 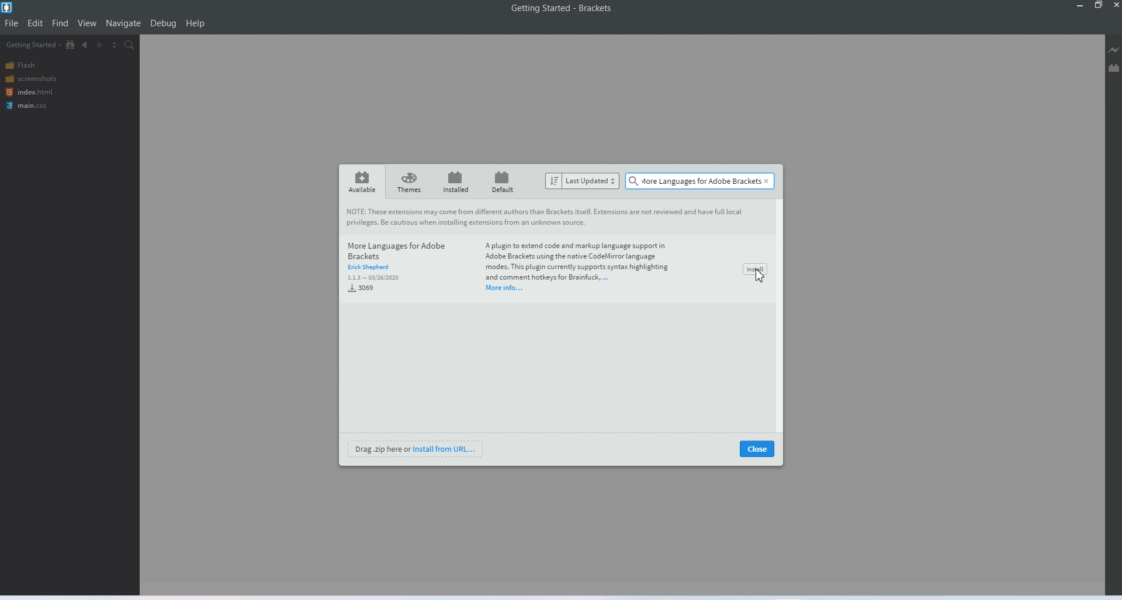 I want to click on Getting started, so click(x=534, y=8).